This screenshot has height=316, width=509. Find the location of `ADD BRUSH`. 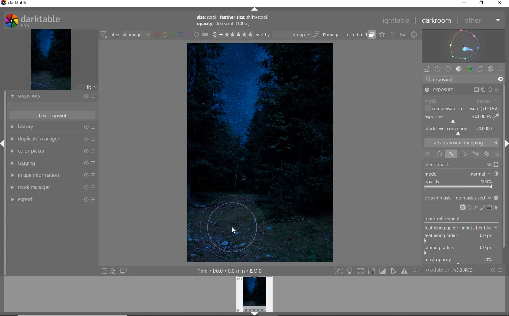

ADD BRUSH is located at coordinates (482, 207).